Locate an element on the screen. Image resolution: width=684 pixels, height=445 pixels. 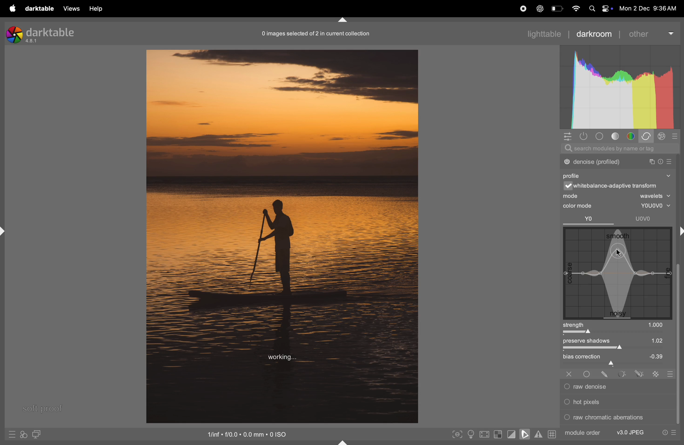
darktable version is located at coordinates (41, 33).